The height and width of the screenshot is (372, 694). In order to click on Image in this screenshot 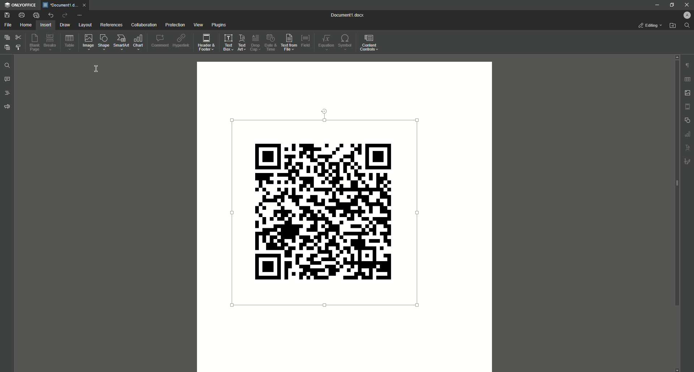, I will do `click(87, 43)`.